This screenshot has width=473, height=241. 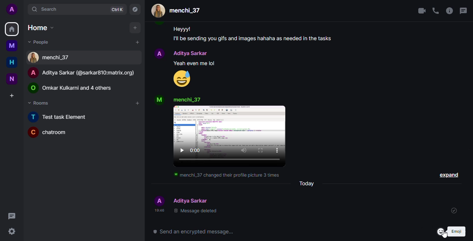 What do you see at coordinates (12, 95) in the screenshot?
I see `create a space` at bounding box center [12, 95].